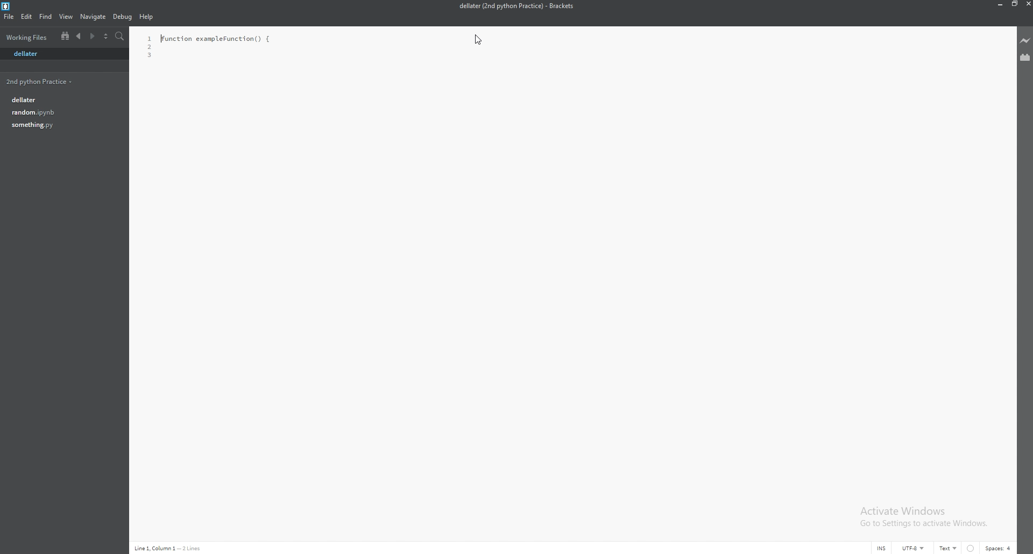 This screenshot has height=554, width=1033. What do you see at coordinates (60, 112) in the screenshot?
I see `random.ipynb` at bounding box center [60, 112].